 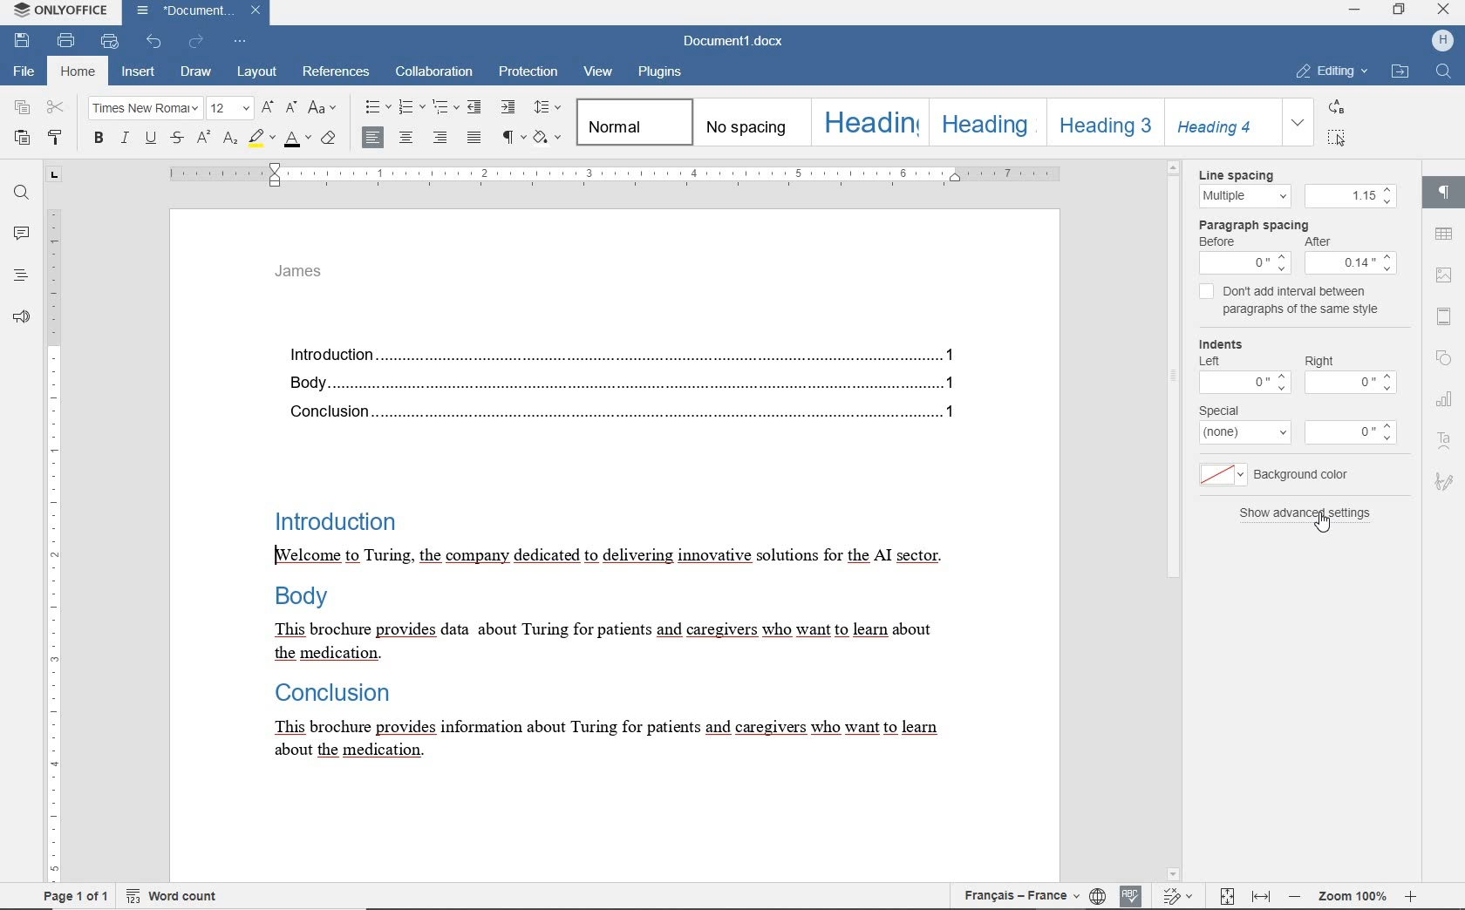 What do you see at coordinates (475, 107) in the screenshot?
I see `decrease indent` at bounding box center [475, 107].